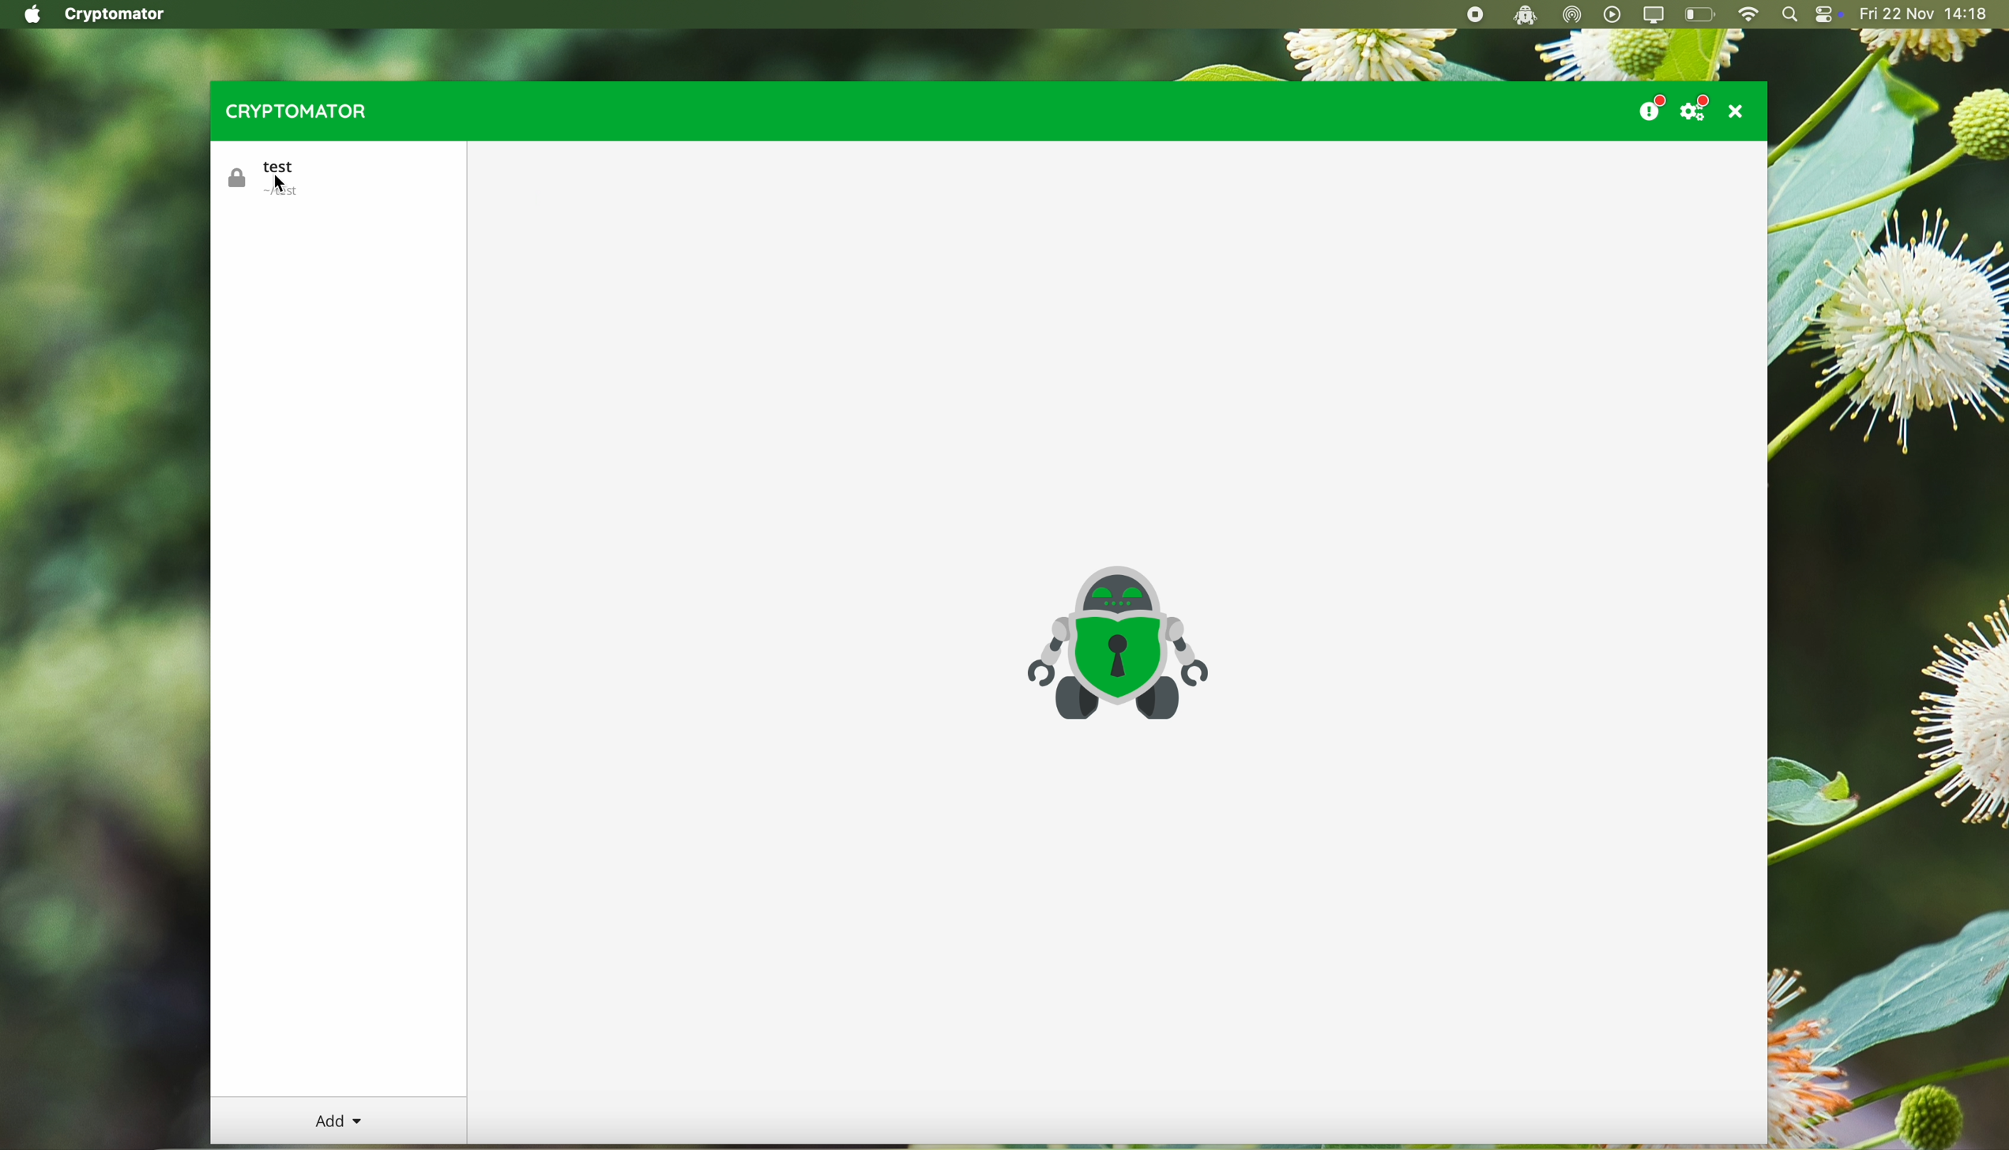 This screenshot has height=1150, width=2009. What do you see at coordinates (117, 15) in the screenshot?
I see `Cryptomator` at bounding box center [117, 15].